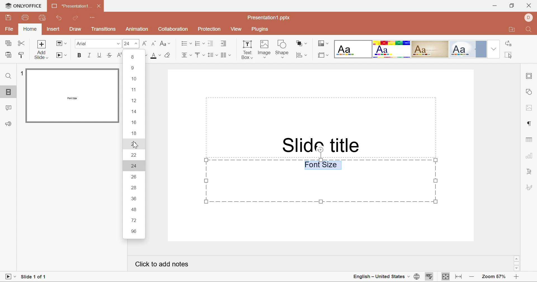 The height and width of the screenshot is (282, 537). I want to click on Copy style, so click(22, 56).